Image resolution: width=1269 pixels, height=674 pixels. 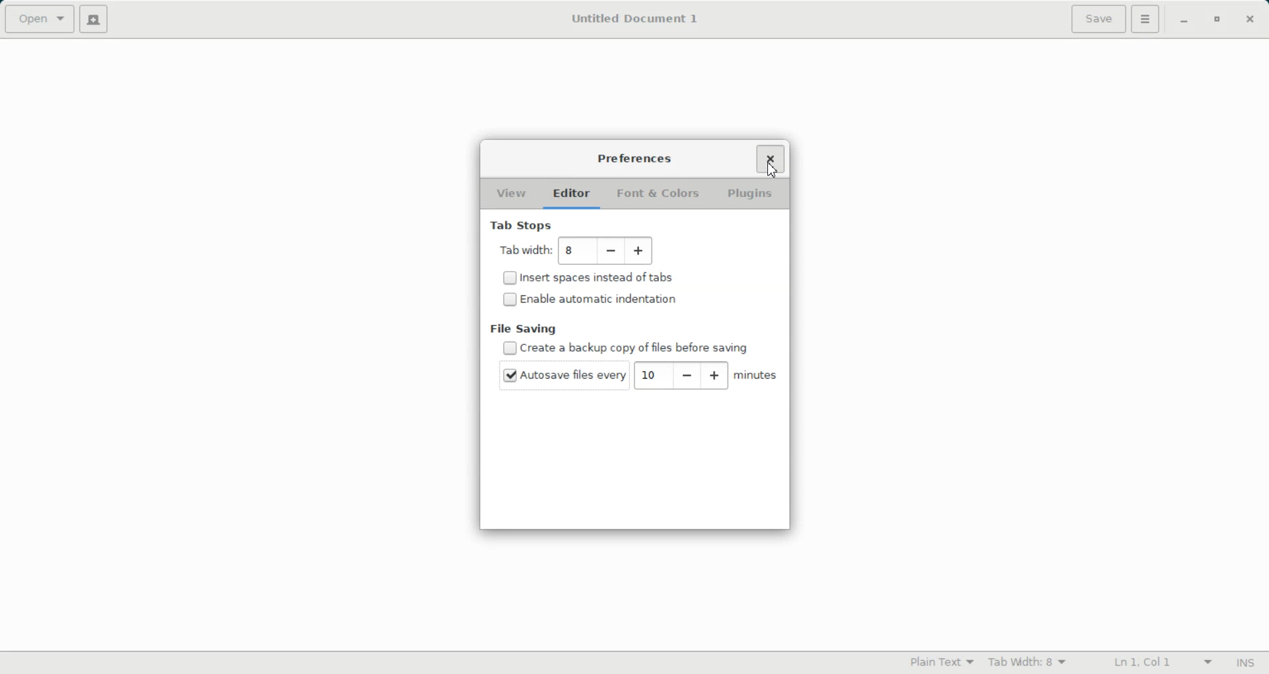 What do you see at coordinates (771, 160) in the screenshot?
I see `Close` at bounding box center [771, 160].